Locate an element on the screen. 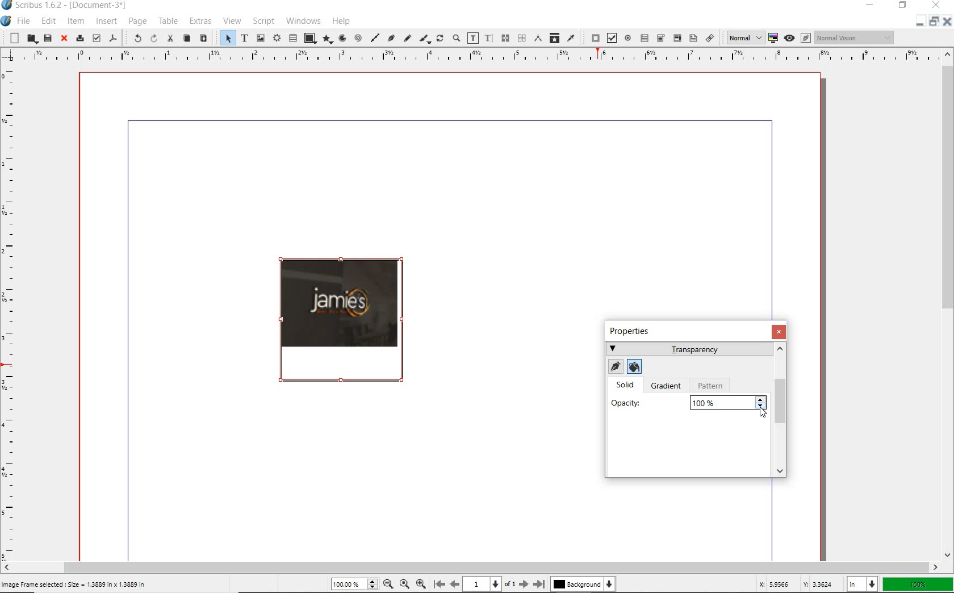 This screenshot has height=593, width=954. table is located at coordinates (292, 38).